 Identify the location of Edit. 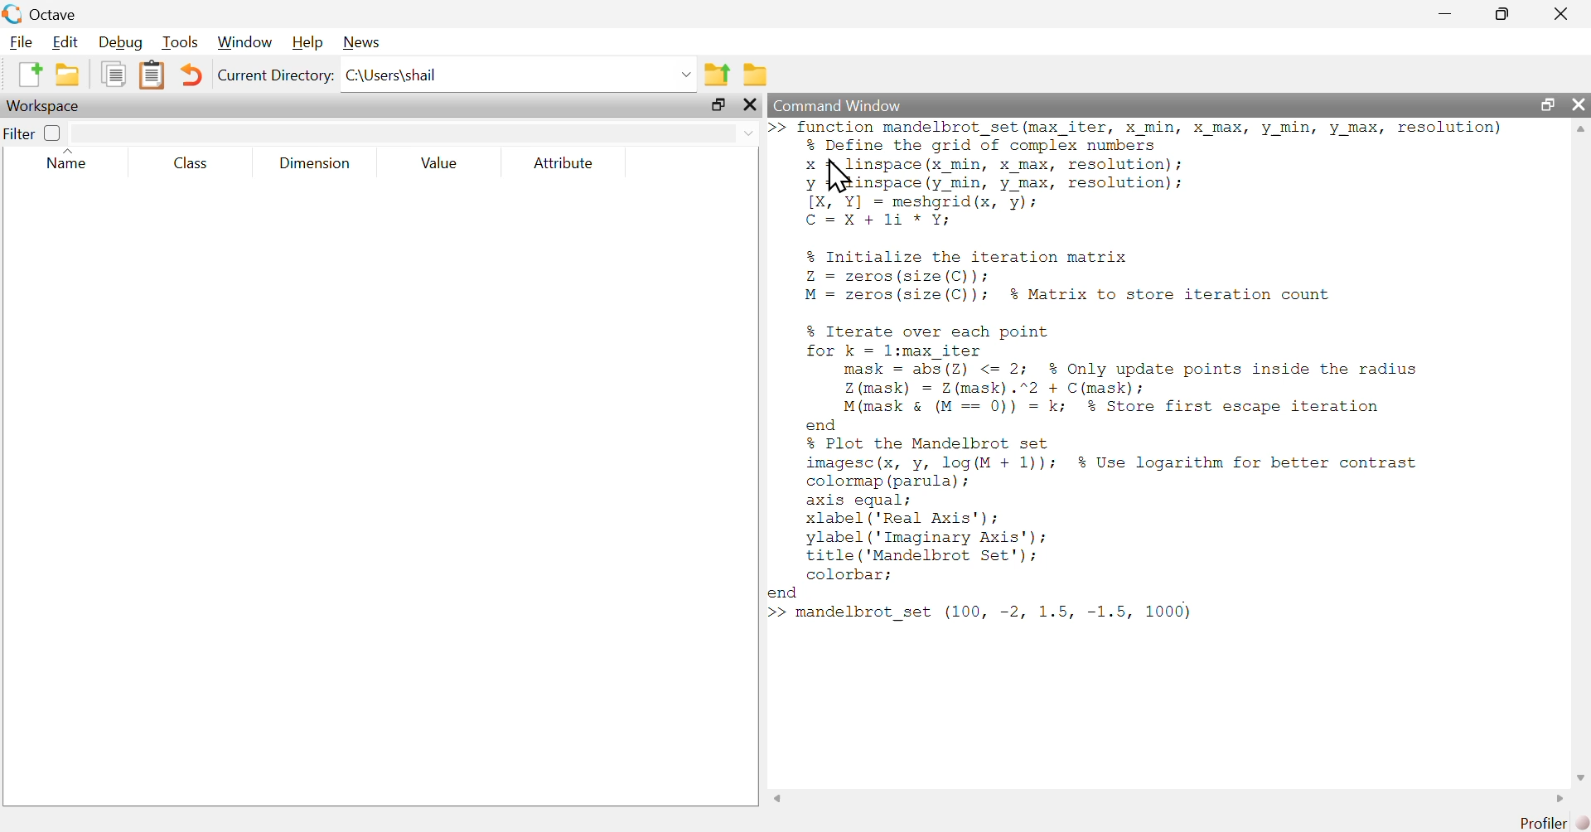
(64, 41).